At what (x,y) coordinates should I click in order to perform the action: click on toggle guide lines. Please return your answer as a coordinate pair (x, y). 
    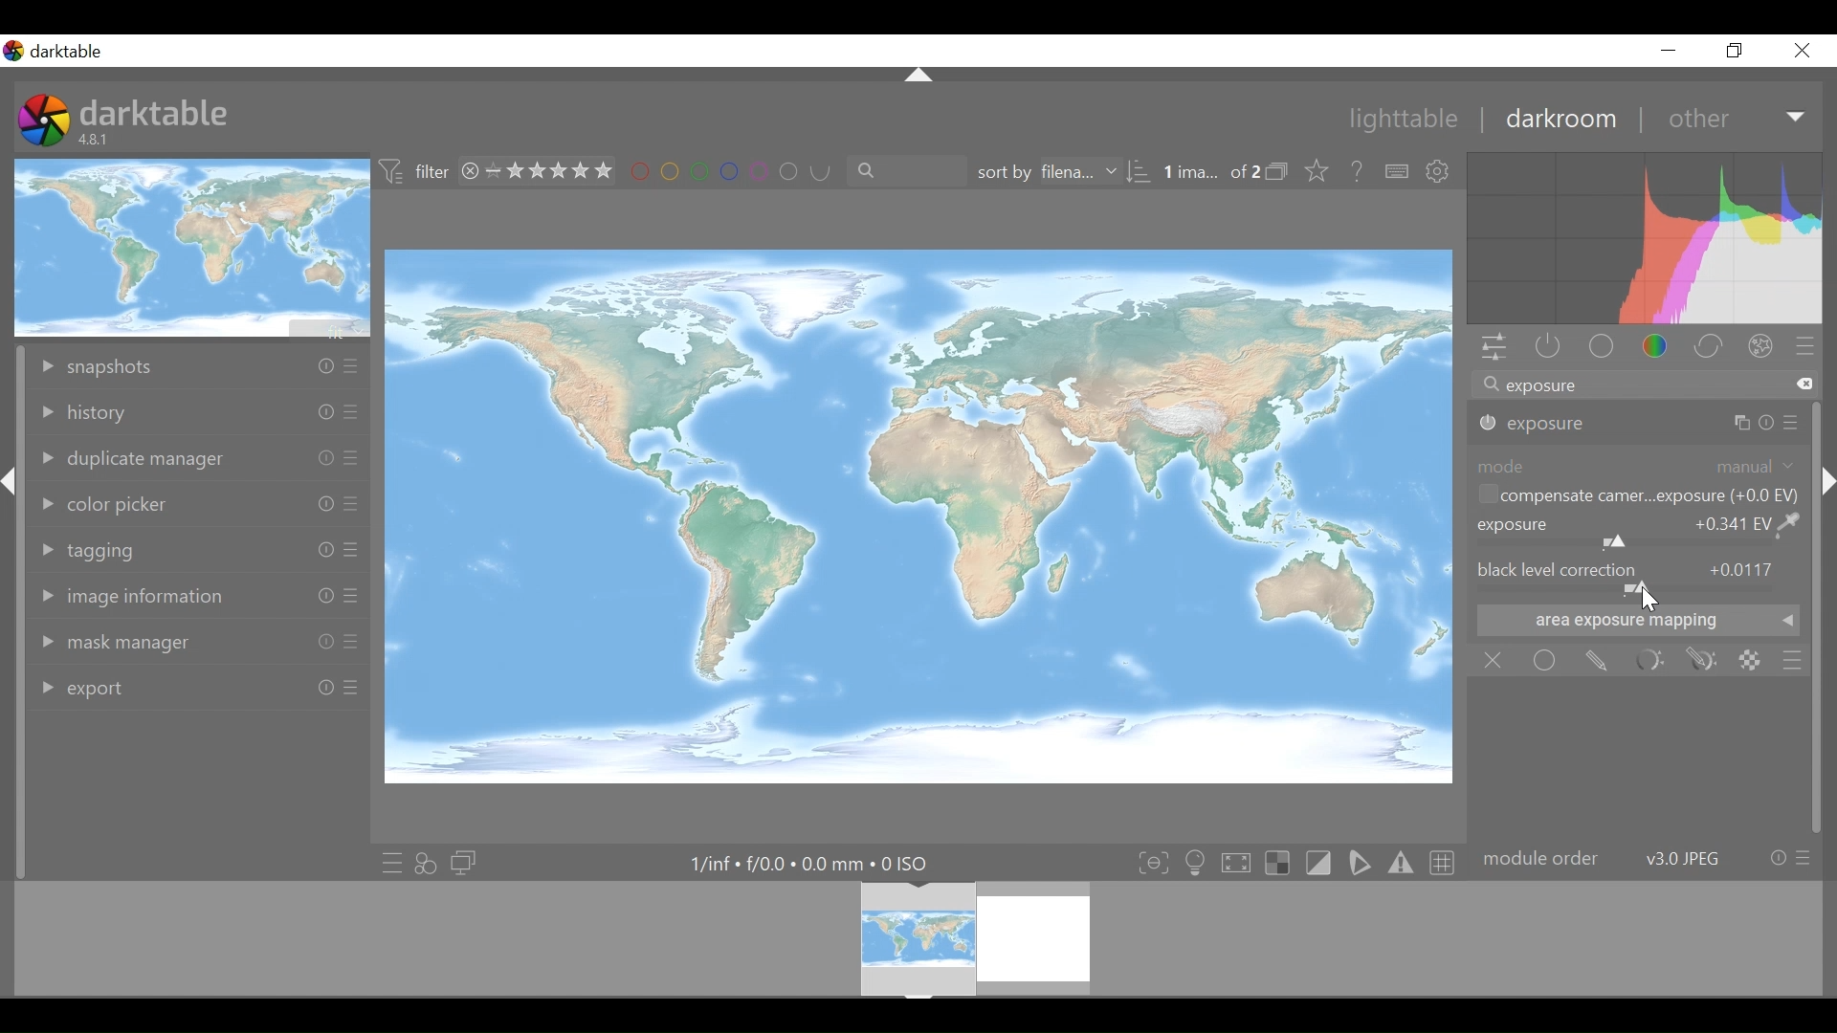
    Looking at the image, I should click on (1440, 863).